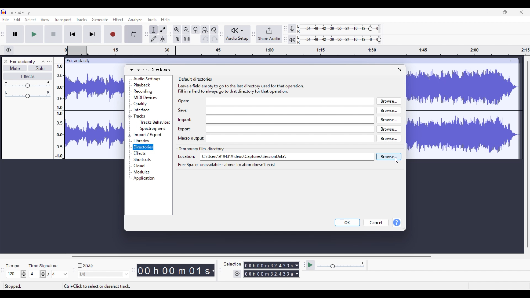 This screenshot has width=530, height=298. I want to click on Cloud, so click(139, 166).